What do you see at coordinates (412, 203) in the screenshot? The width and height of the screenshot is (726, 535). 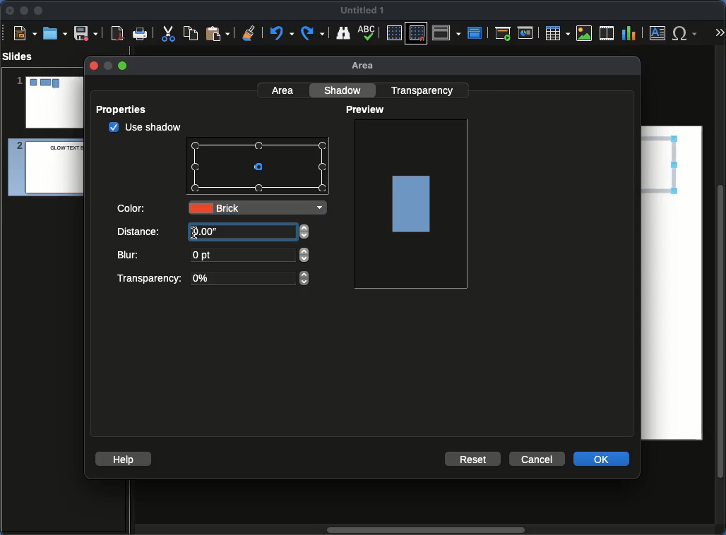 I see `Image` at bounding box center [412, 203].